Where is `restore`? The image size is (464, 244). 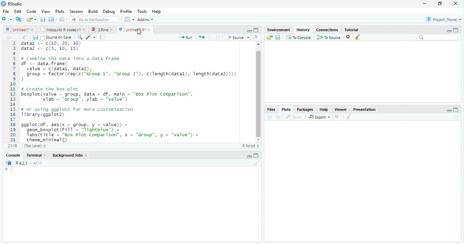 restore is located at coordinates (440, 4).